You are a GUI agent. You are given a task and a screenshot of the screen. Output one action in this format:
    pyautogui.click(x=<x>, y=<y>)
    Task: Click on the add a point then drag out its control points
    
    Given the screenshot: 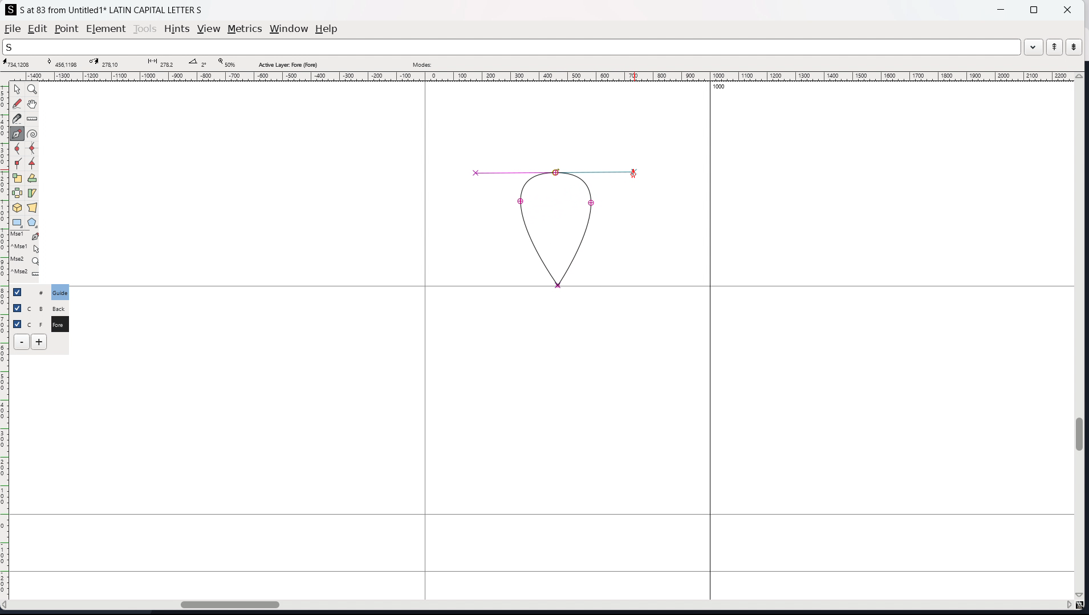 What is the action you would take?
    pyautogui.click(x=18, y=133)
    